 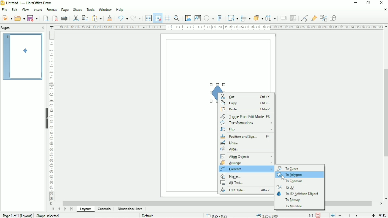 I want to click on Open, so click(x=20, y=18).